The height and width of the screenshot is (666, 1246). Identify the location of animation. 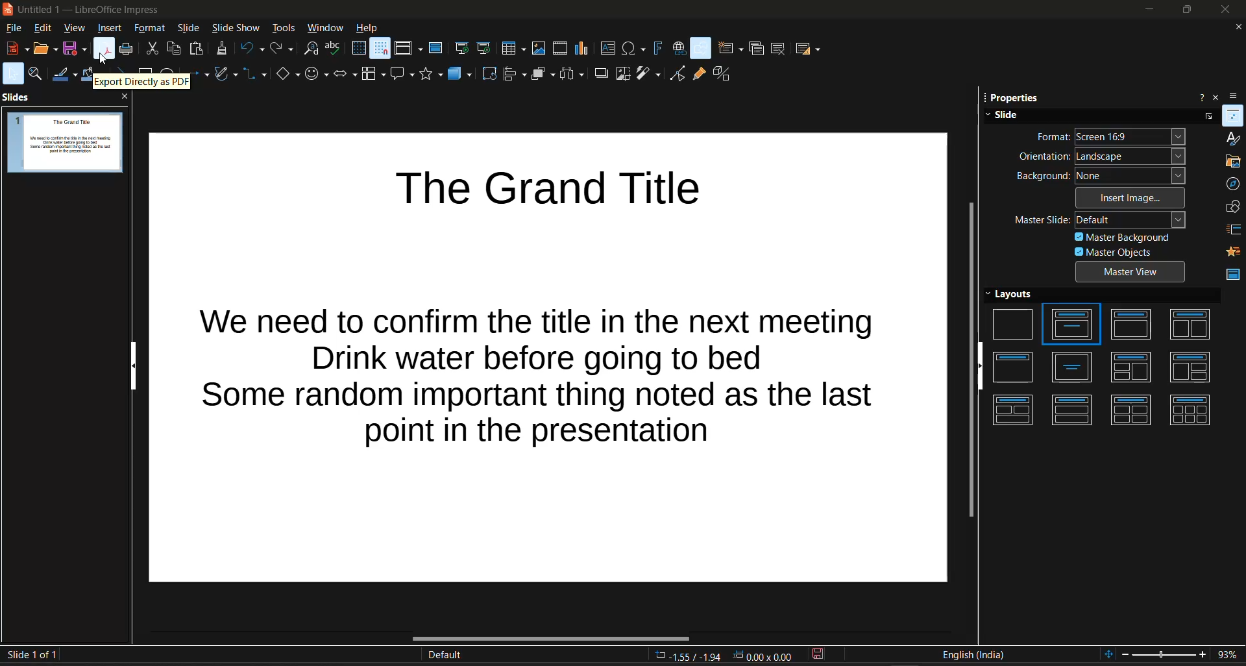
(1234, 251).